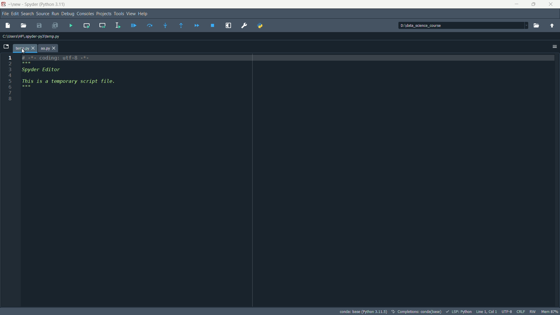 The height and width of the screenshot is (315, 560). Describe the element at coordinates (19, 99) in the screenshot. I see `8` at that location.